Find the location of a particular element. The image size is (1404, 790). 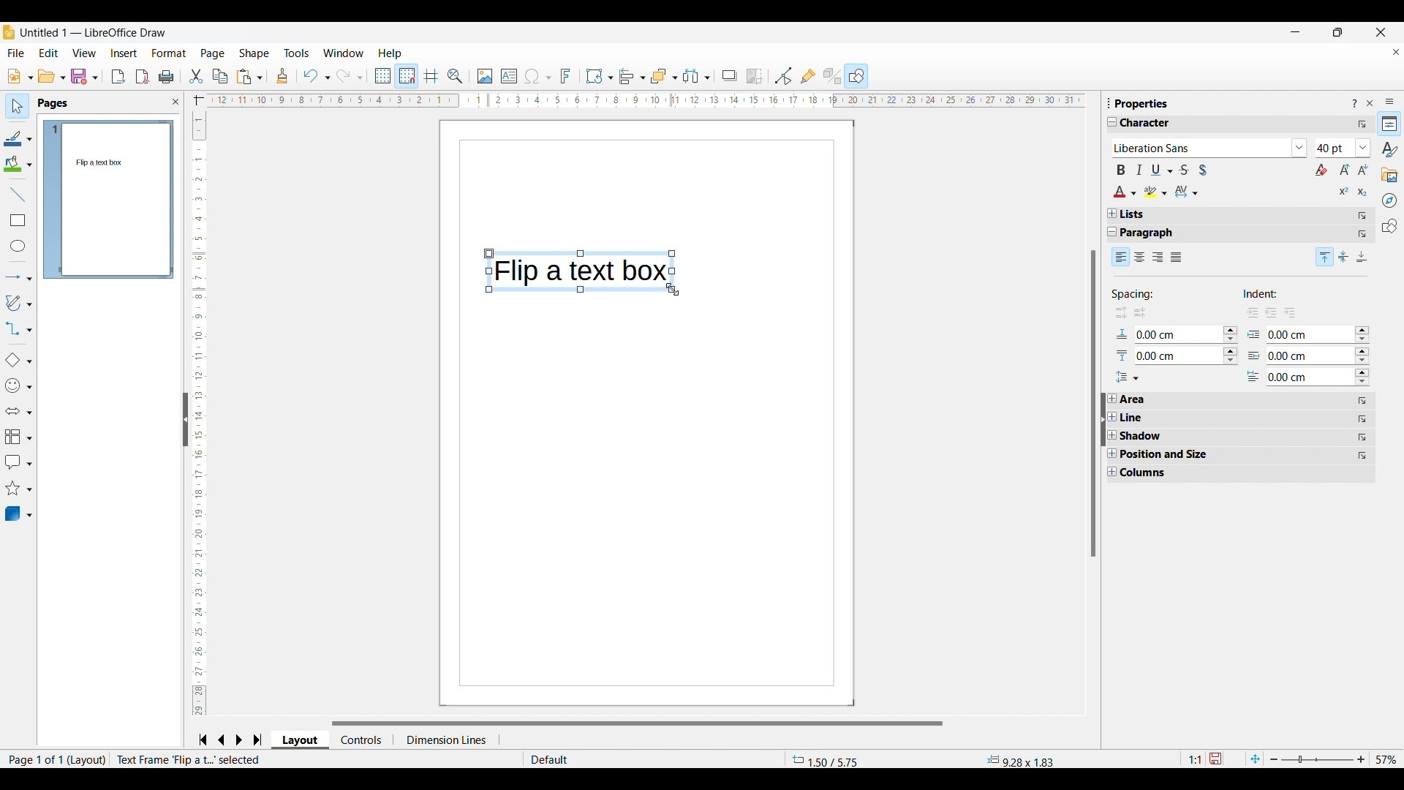

Close sidebar is located at coordinates (1370, 103).